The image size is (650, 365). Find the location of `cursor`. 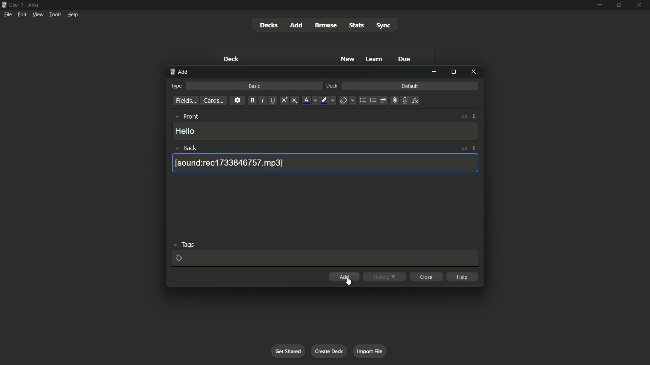

cursor is located at coordinates (349, 282).